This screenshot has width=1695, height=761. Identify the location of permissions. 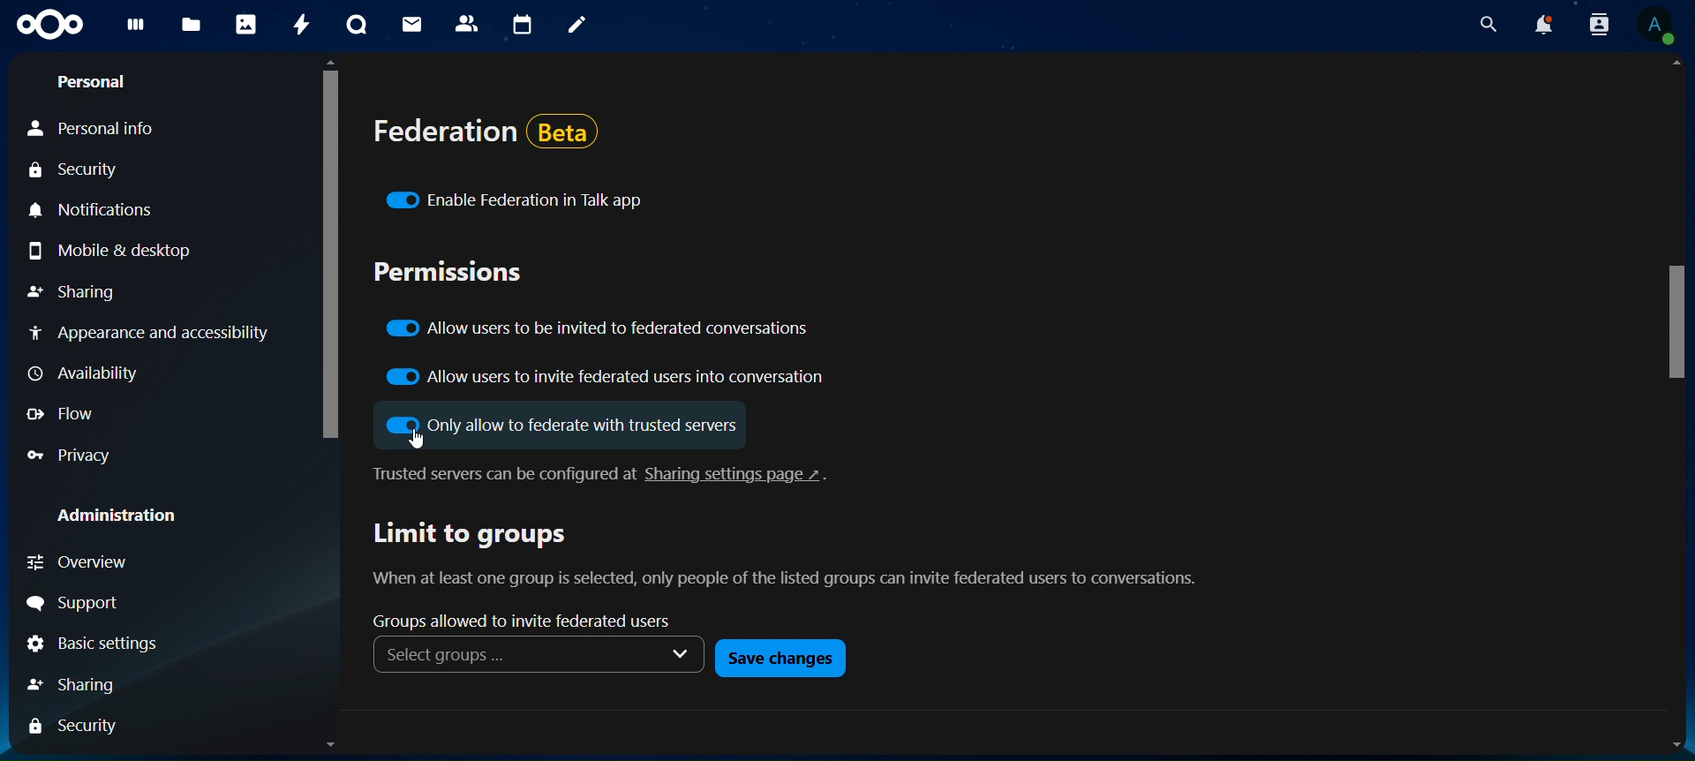
(450, 272).